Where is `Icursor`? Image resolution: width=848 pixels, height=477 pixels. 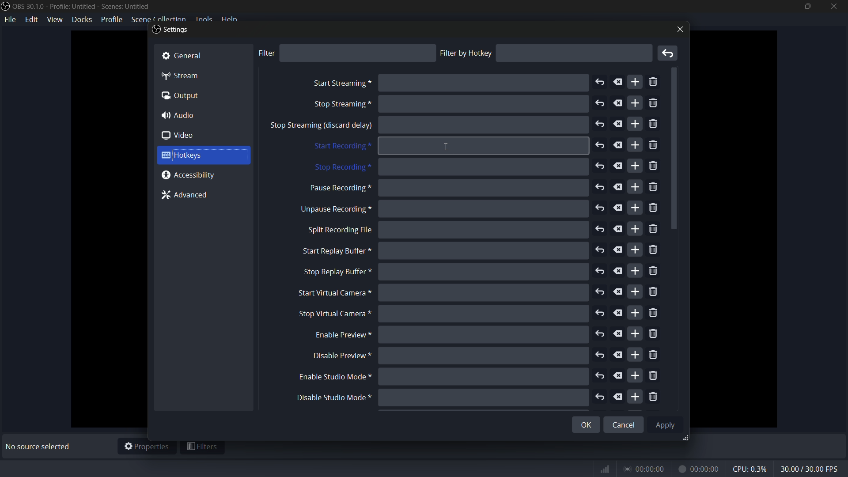
Icursor is located at coordinates (445, 145).